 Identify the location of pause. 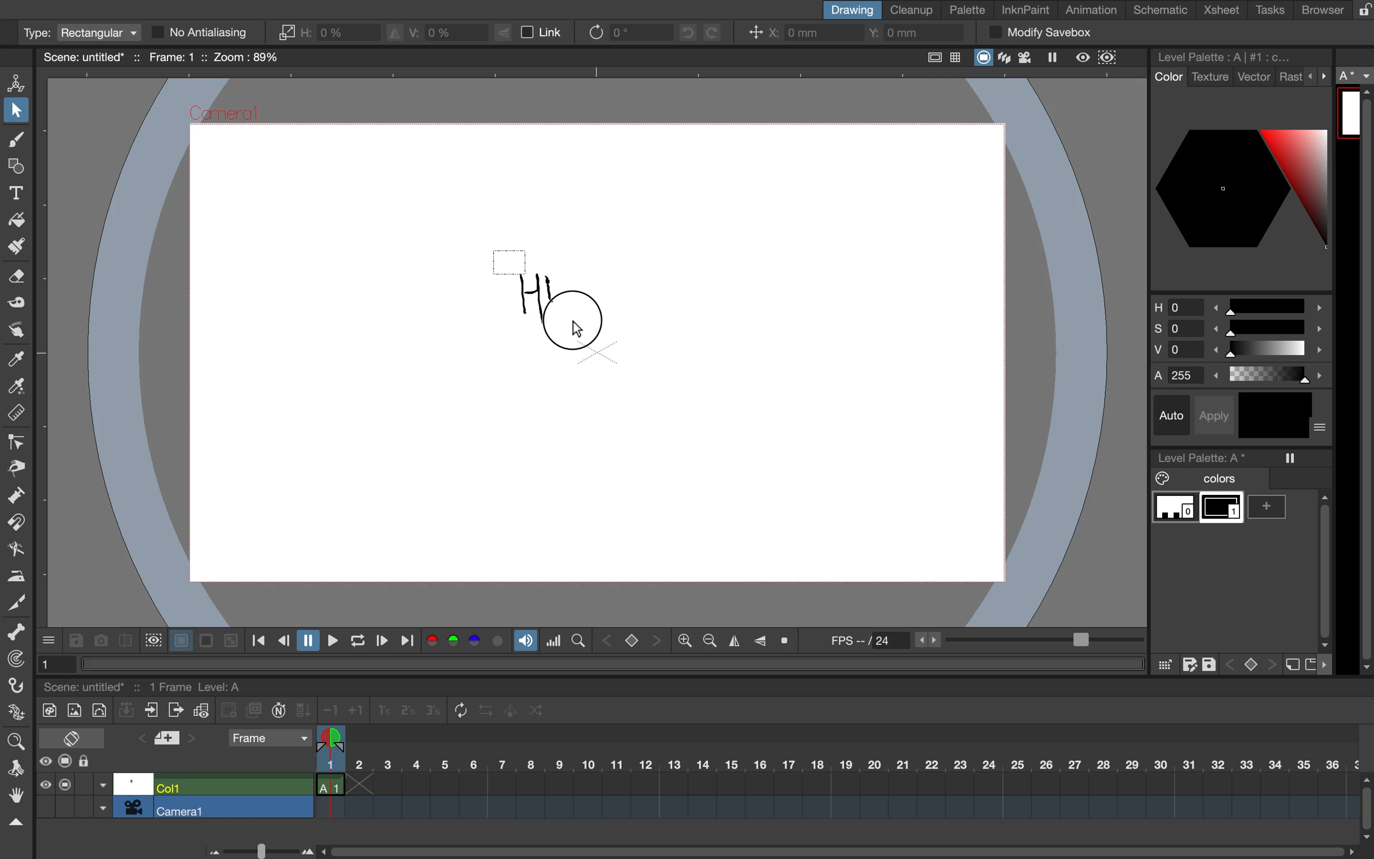
(306, 641).